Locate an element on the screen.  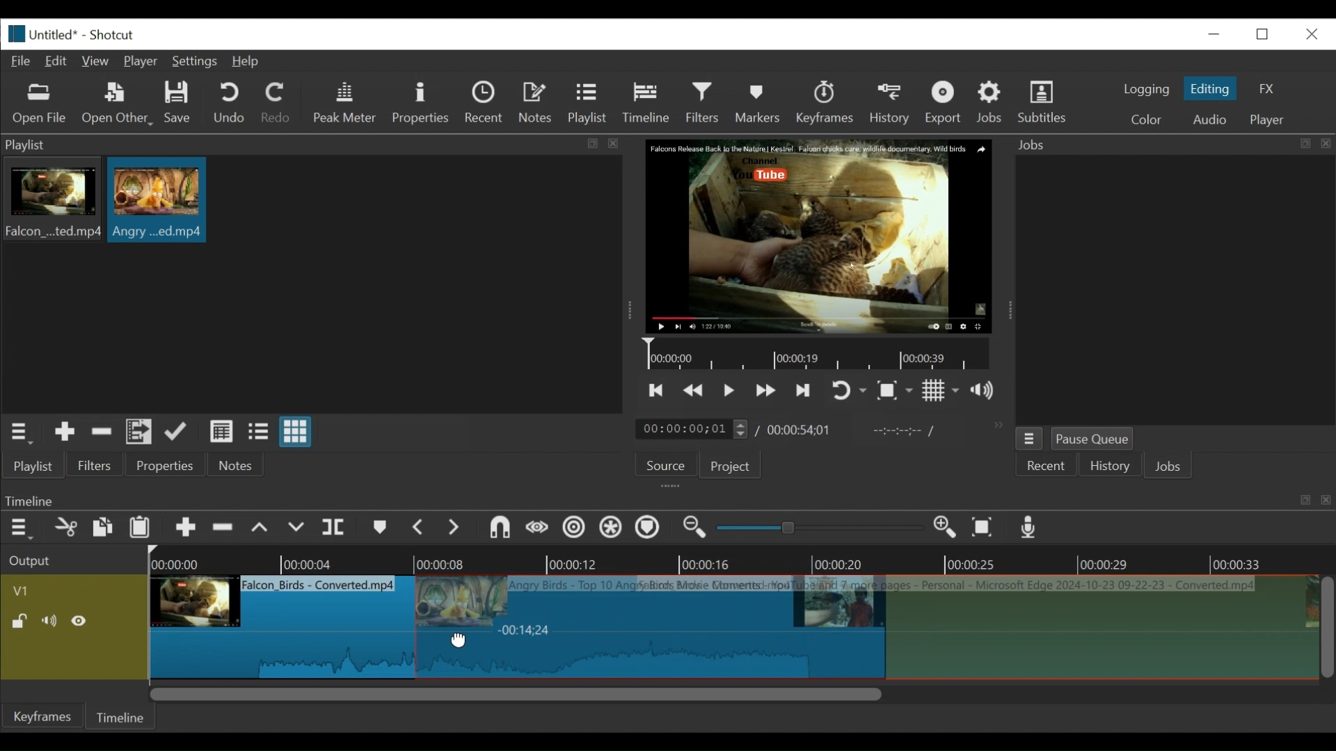
Timeline is located at coordinates (650, 100).